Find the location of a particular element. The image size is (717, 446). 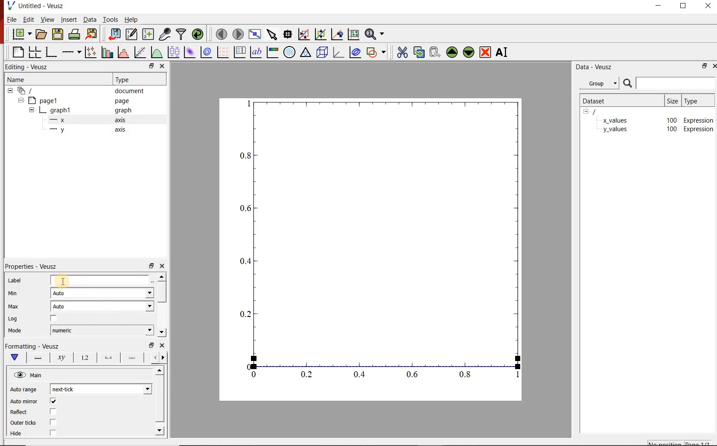

close is located at coordinates (709, 7).